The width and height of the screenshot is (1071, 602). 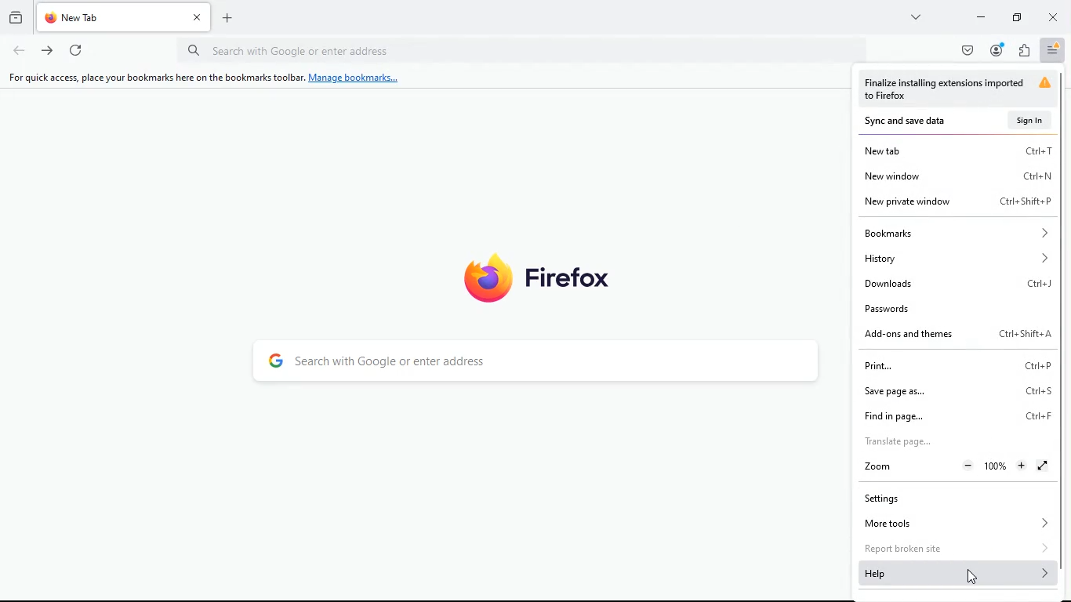 I want to click on For quick access, place your bookmarks here on the bookmarks toolbar. Manage bookmarks..., so click(x=203, y=78).